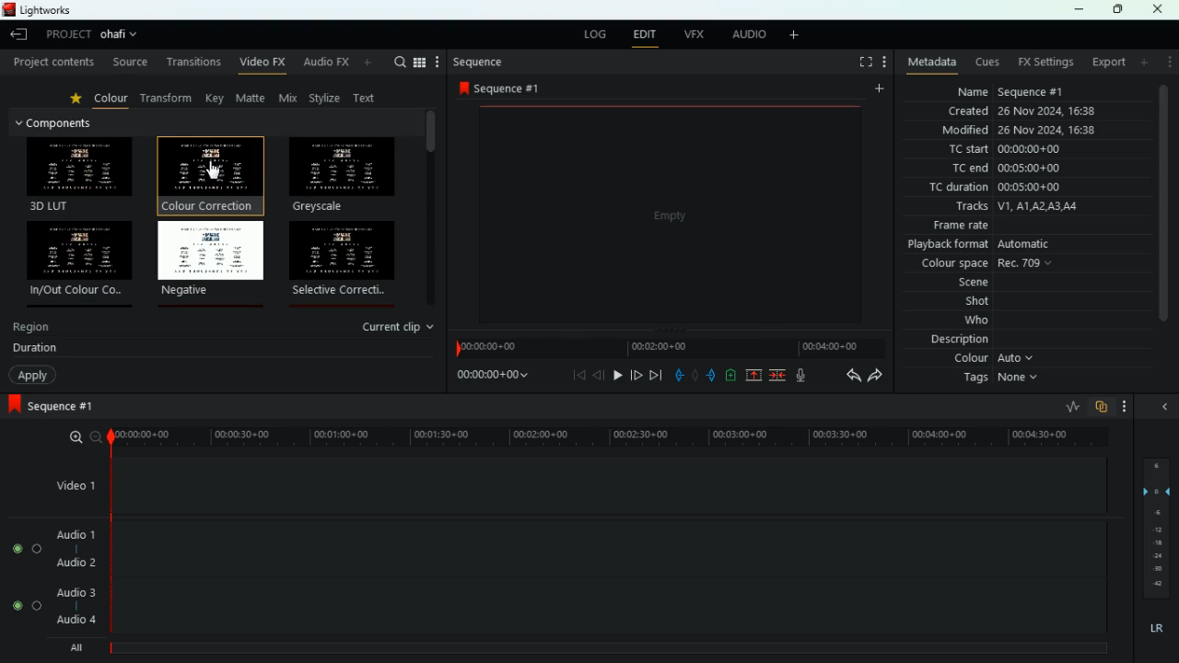 Image resolution: width=1179 pixels, height=663 pixels. I want to click on play, so click(618, 375).